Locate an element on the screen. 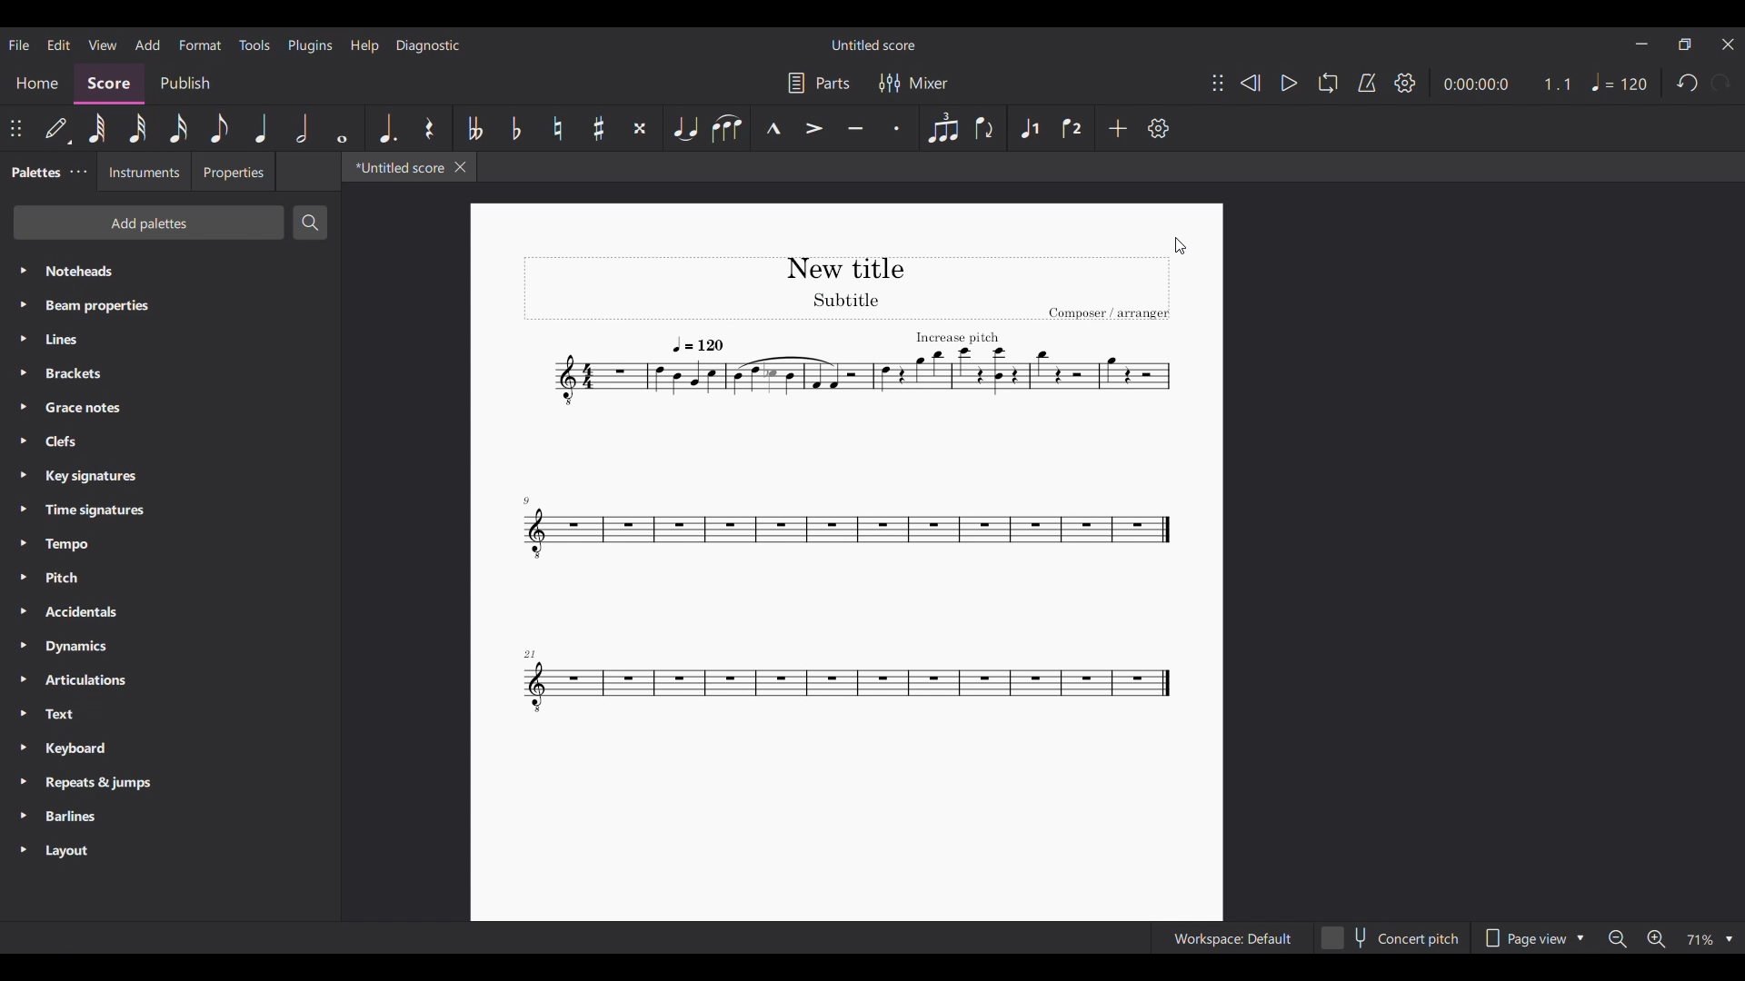  Toggle double flat is located at coordinates (474, 129).